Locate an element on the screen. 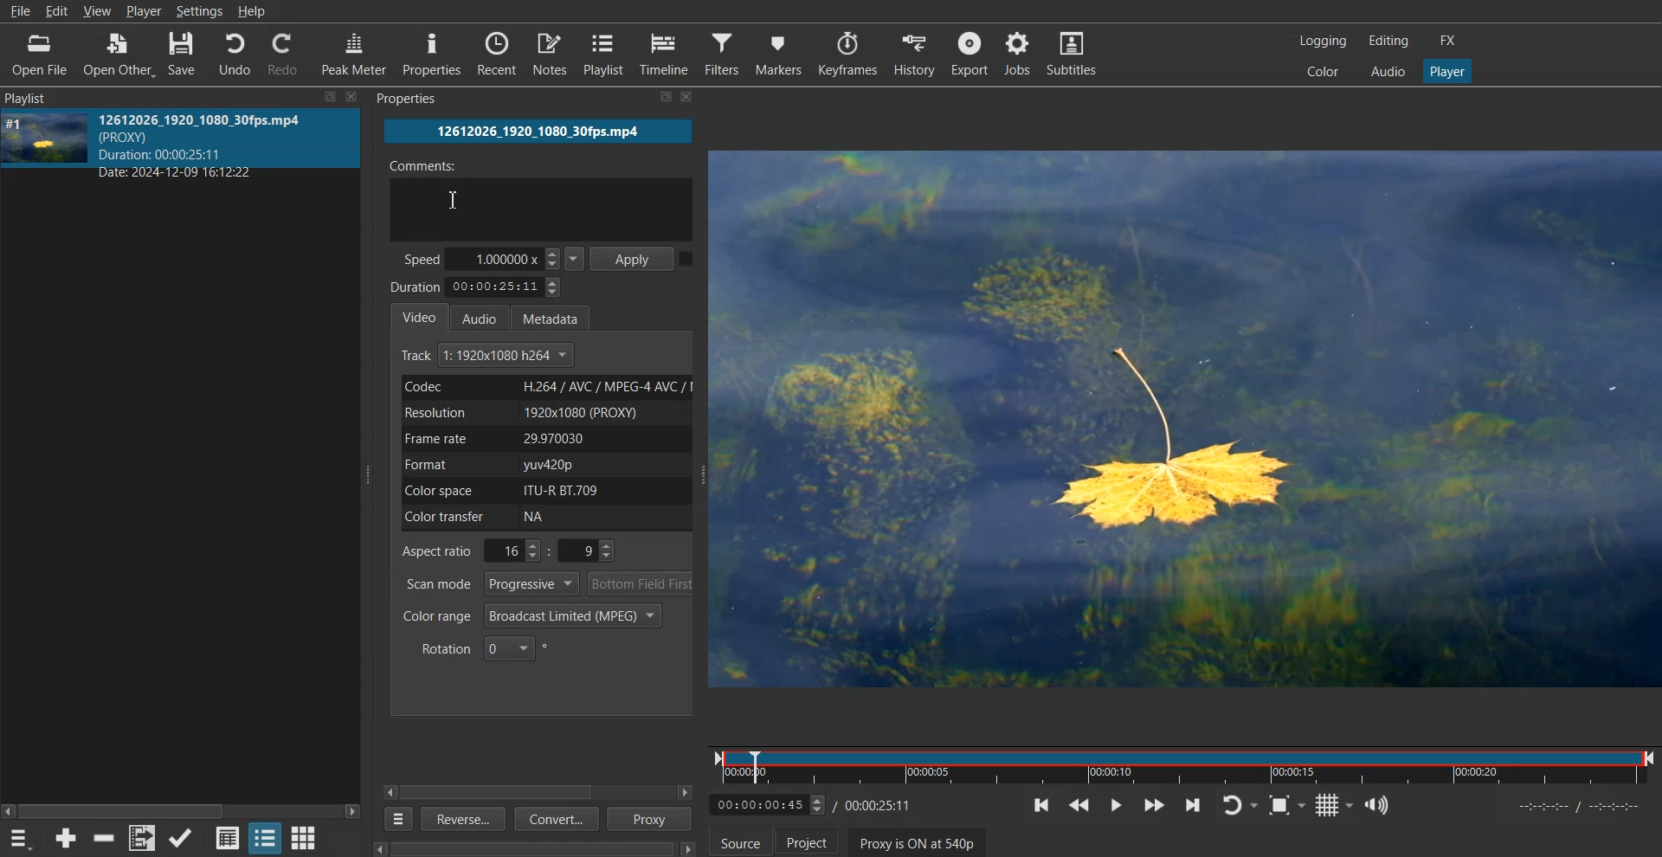 This screenshot has width=1662, height=857. Remove cut is located at coordinates (106, 838).